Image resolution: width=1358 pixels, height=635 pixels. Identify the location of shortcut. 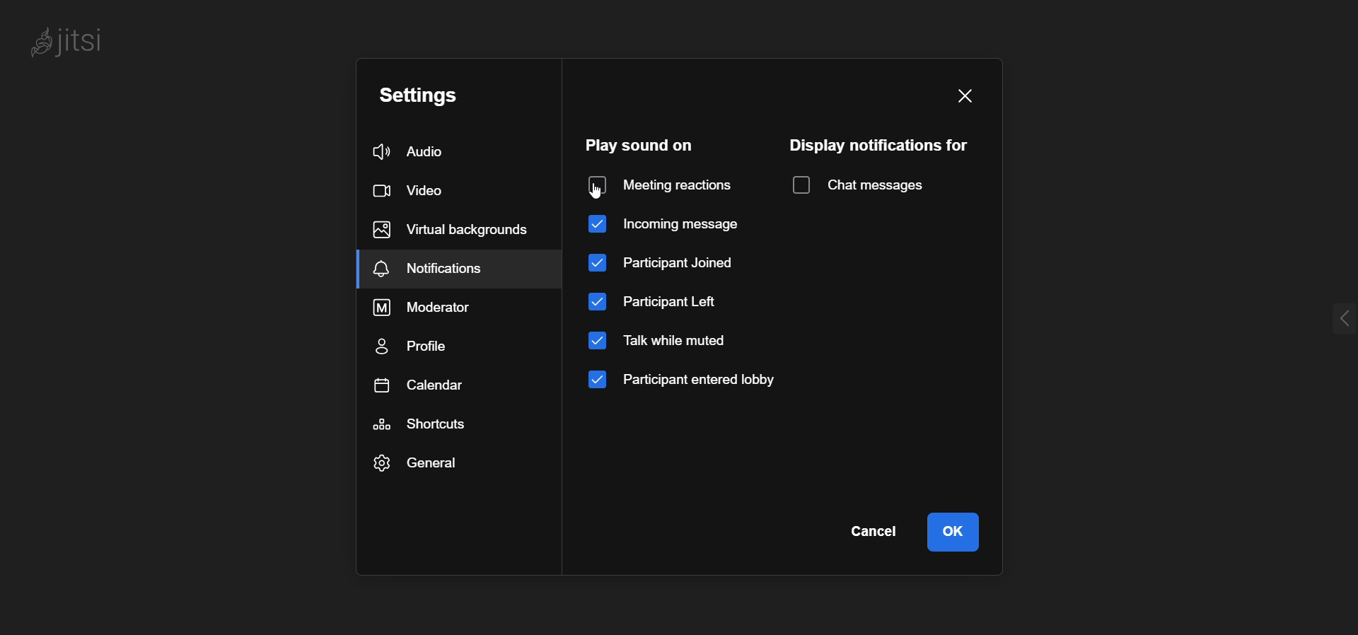
(426, 422).